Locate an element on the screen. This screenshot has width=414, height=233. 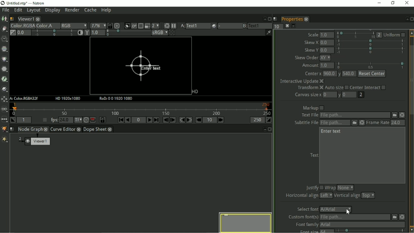
Operations applied between A and B is located at coordinates (214, 26).